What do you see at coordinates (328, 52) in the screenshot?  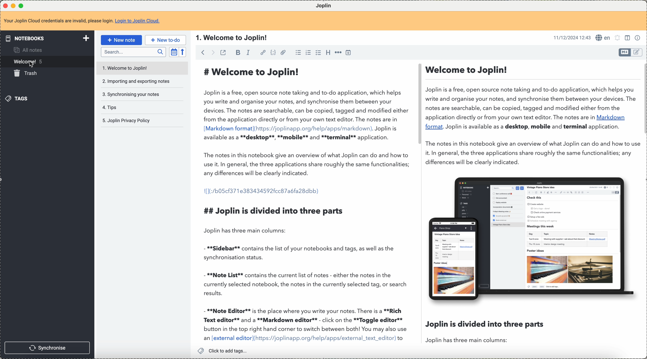 I see `headings` at bounding box center [328, 52].